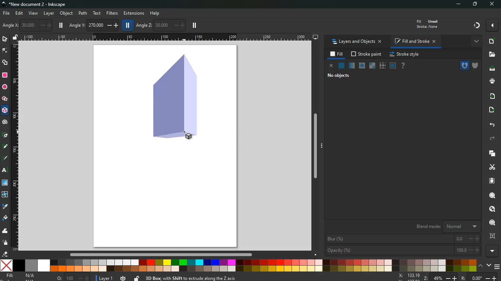  Describe the element at coordinates (5, 242) in the screenshot. I see `spray` at that location.